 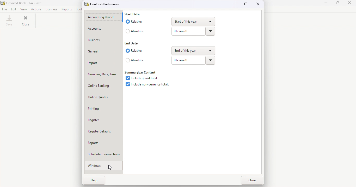 What do you see at coordinates (24, 9) in the screenshot?
I see `View` at bounding box center [24, 9].